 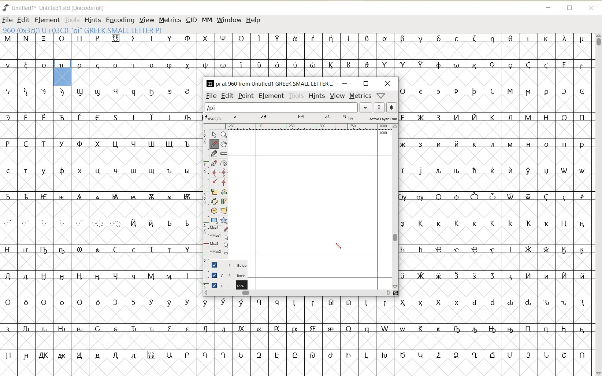 What do you see at coordinates (216, 240) in the screenshot?
I see `cursor events on the opened outline window` at bounding box center [216, 240].